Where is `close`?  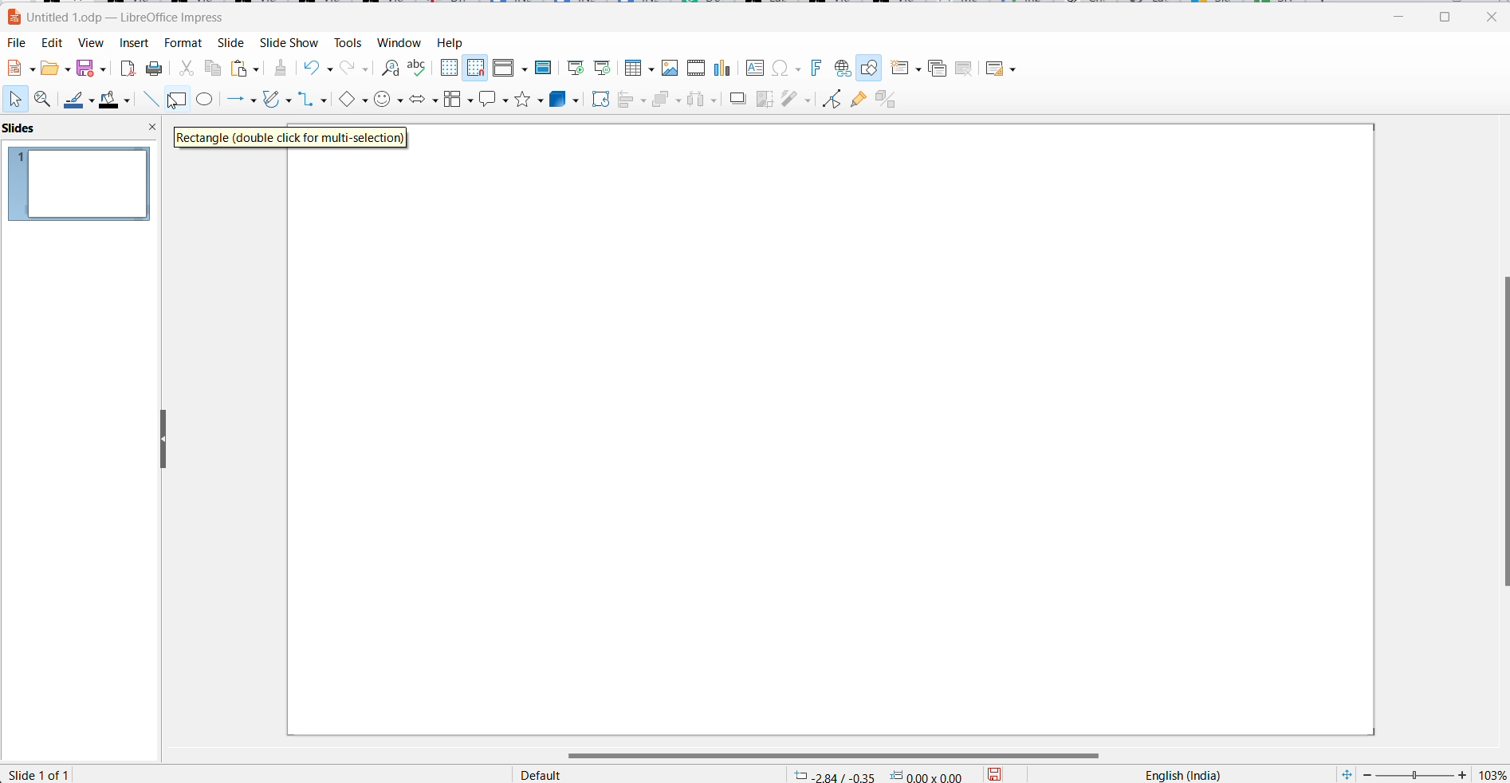 close is located at coordinates (1492, 16).